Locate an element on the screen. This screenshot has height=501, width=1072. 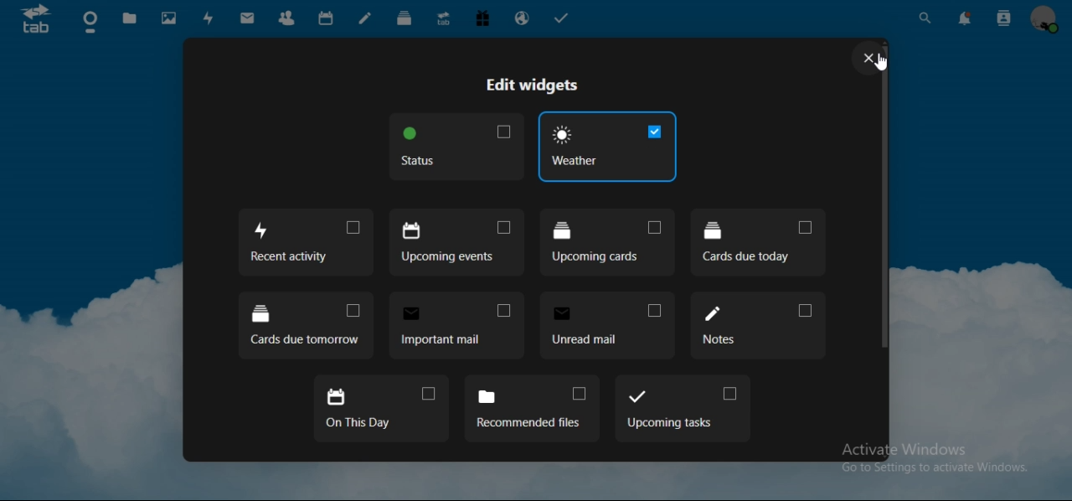
upcoming tasks is located at coordinates (680, 407).